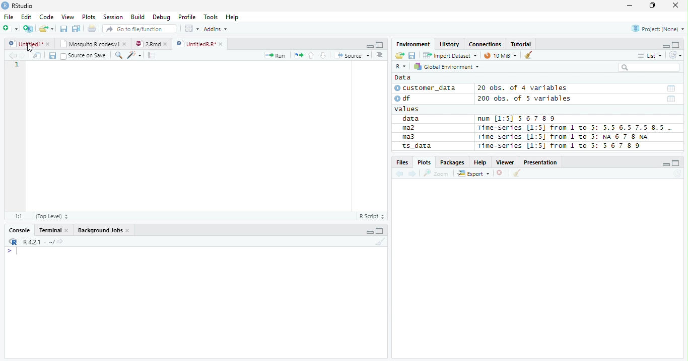 Image resolution: width=688 pixels, height=361 pixels. I want to click on Save, so click(412, 55).